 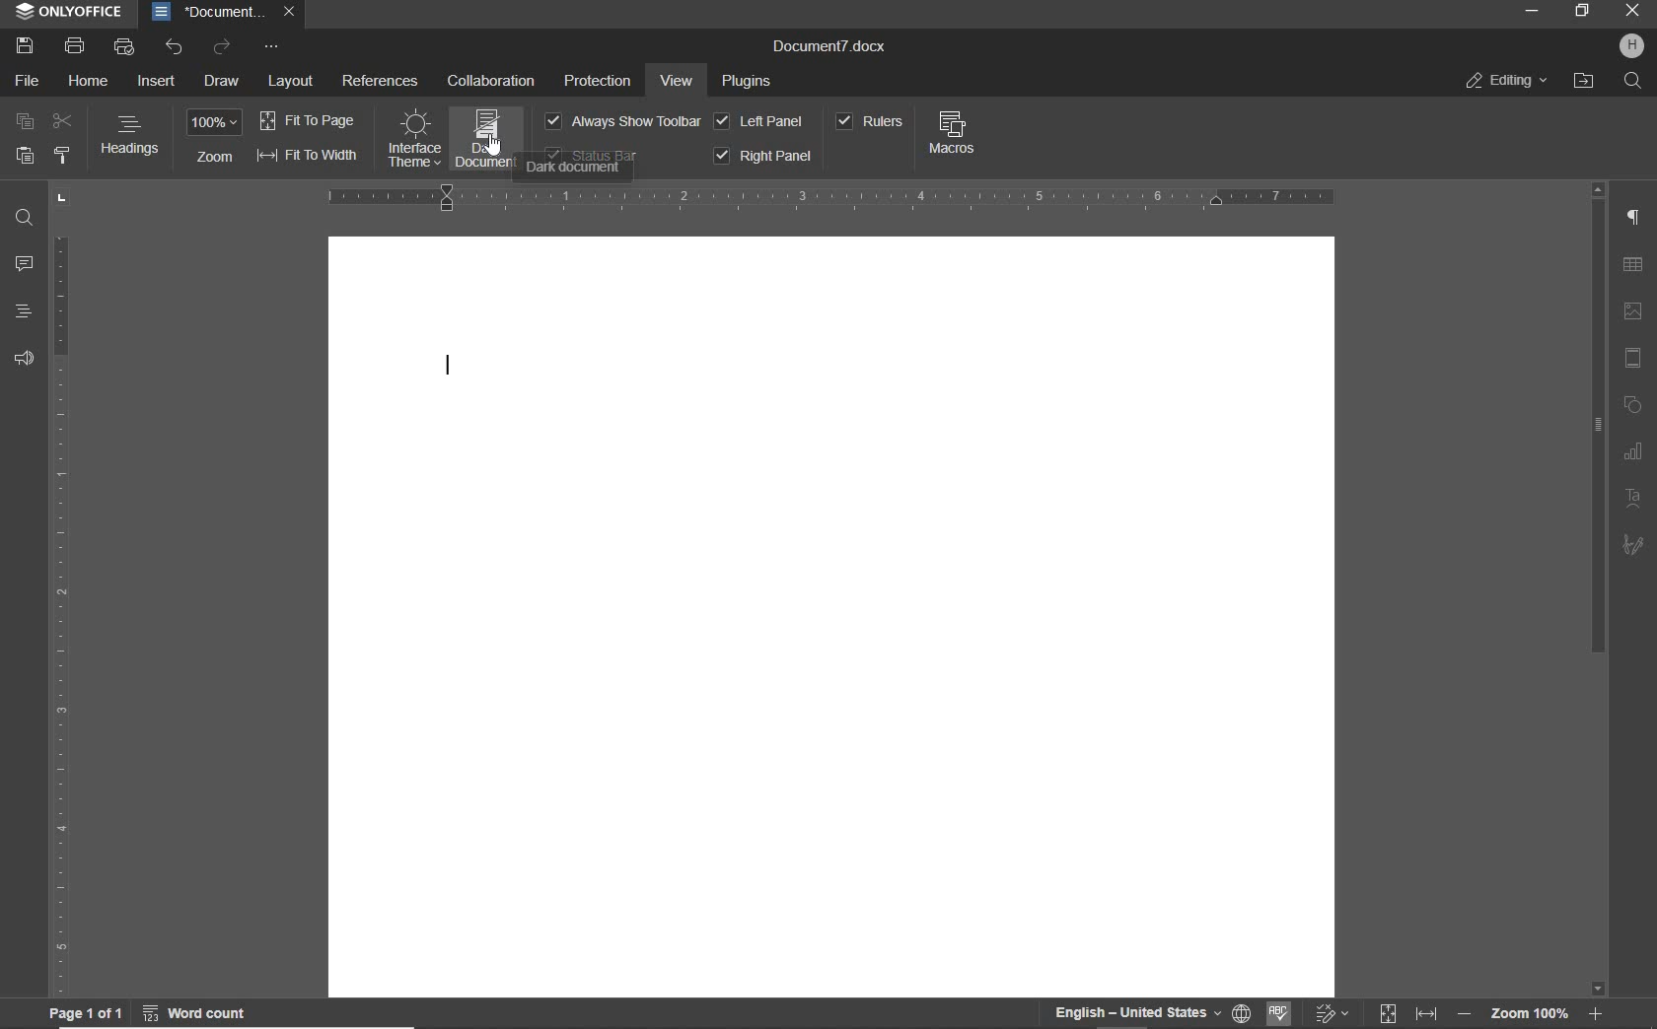 What do you see at coordinates (1629, 47) in the screenshot?
I see `HP` at bounding box center [1629, 47].